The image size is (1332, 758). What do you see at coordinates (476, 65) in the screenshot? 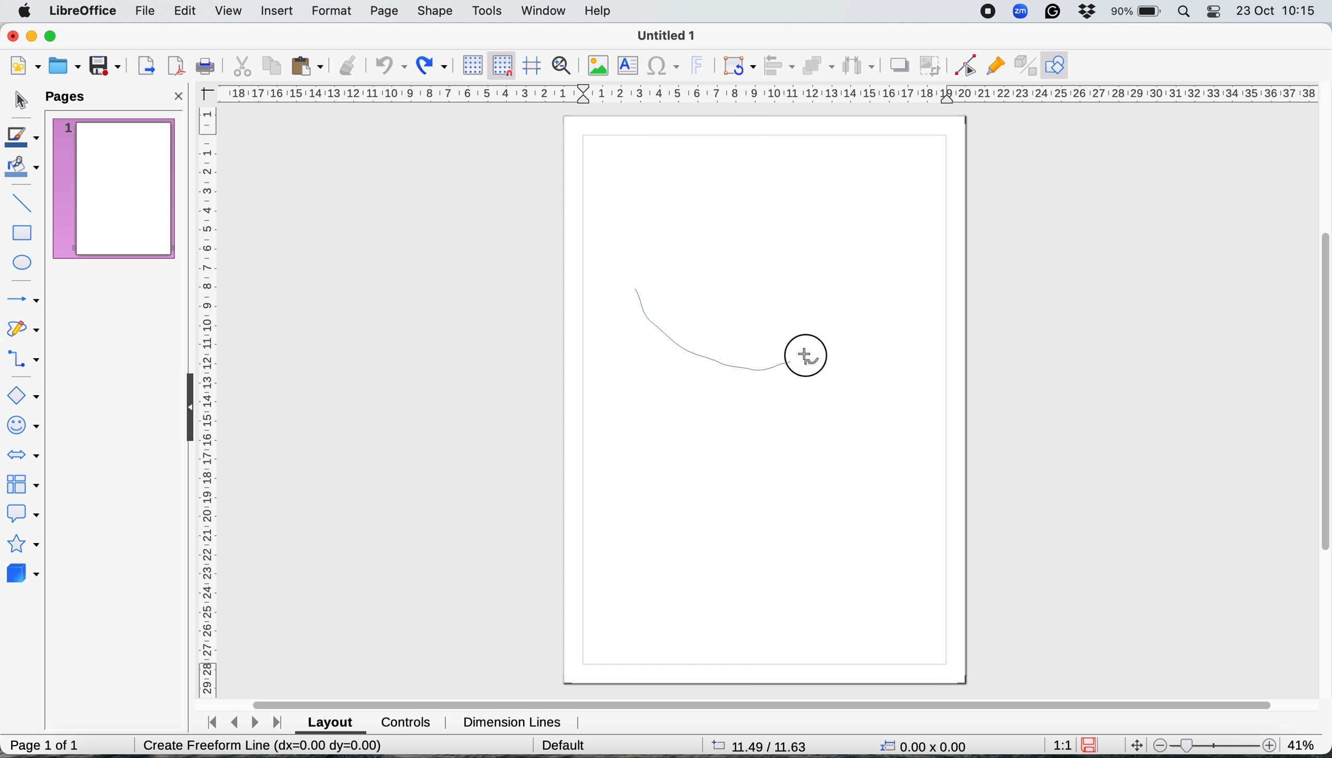
I see `display grid` at bounding box center [476, 65].